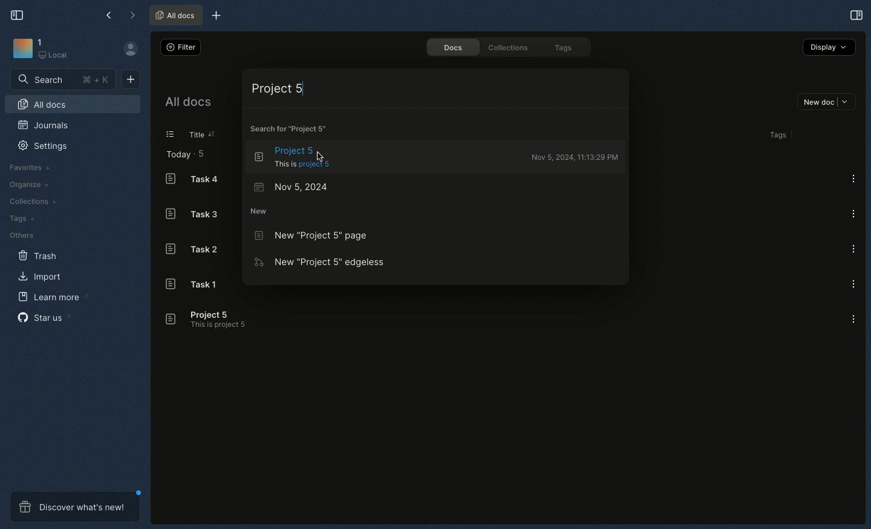 The image size is (871, 529). What do you see at coordinates (130, 50) in the screenshot?
I see `User` at bounding box center [130, 50].